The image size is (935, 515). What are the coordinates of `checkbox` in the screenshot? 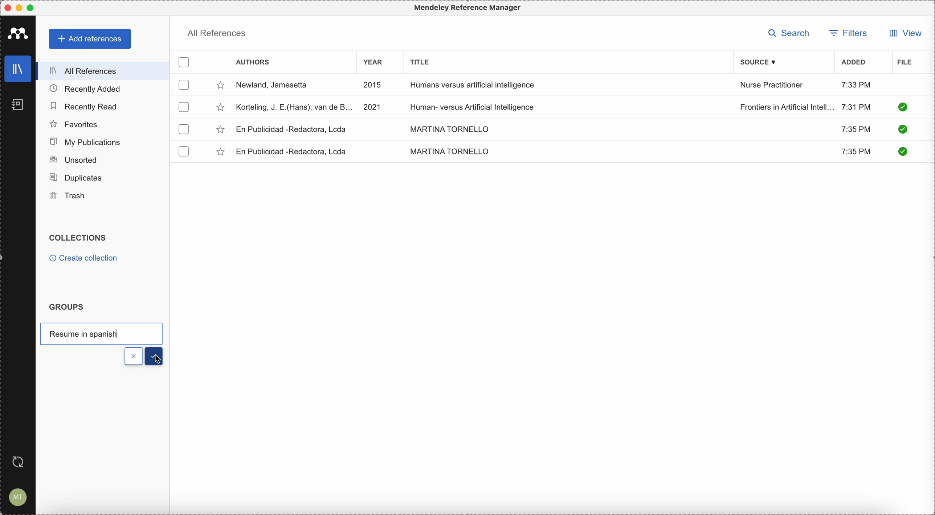 It's located at (185, 130).